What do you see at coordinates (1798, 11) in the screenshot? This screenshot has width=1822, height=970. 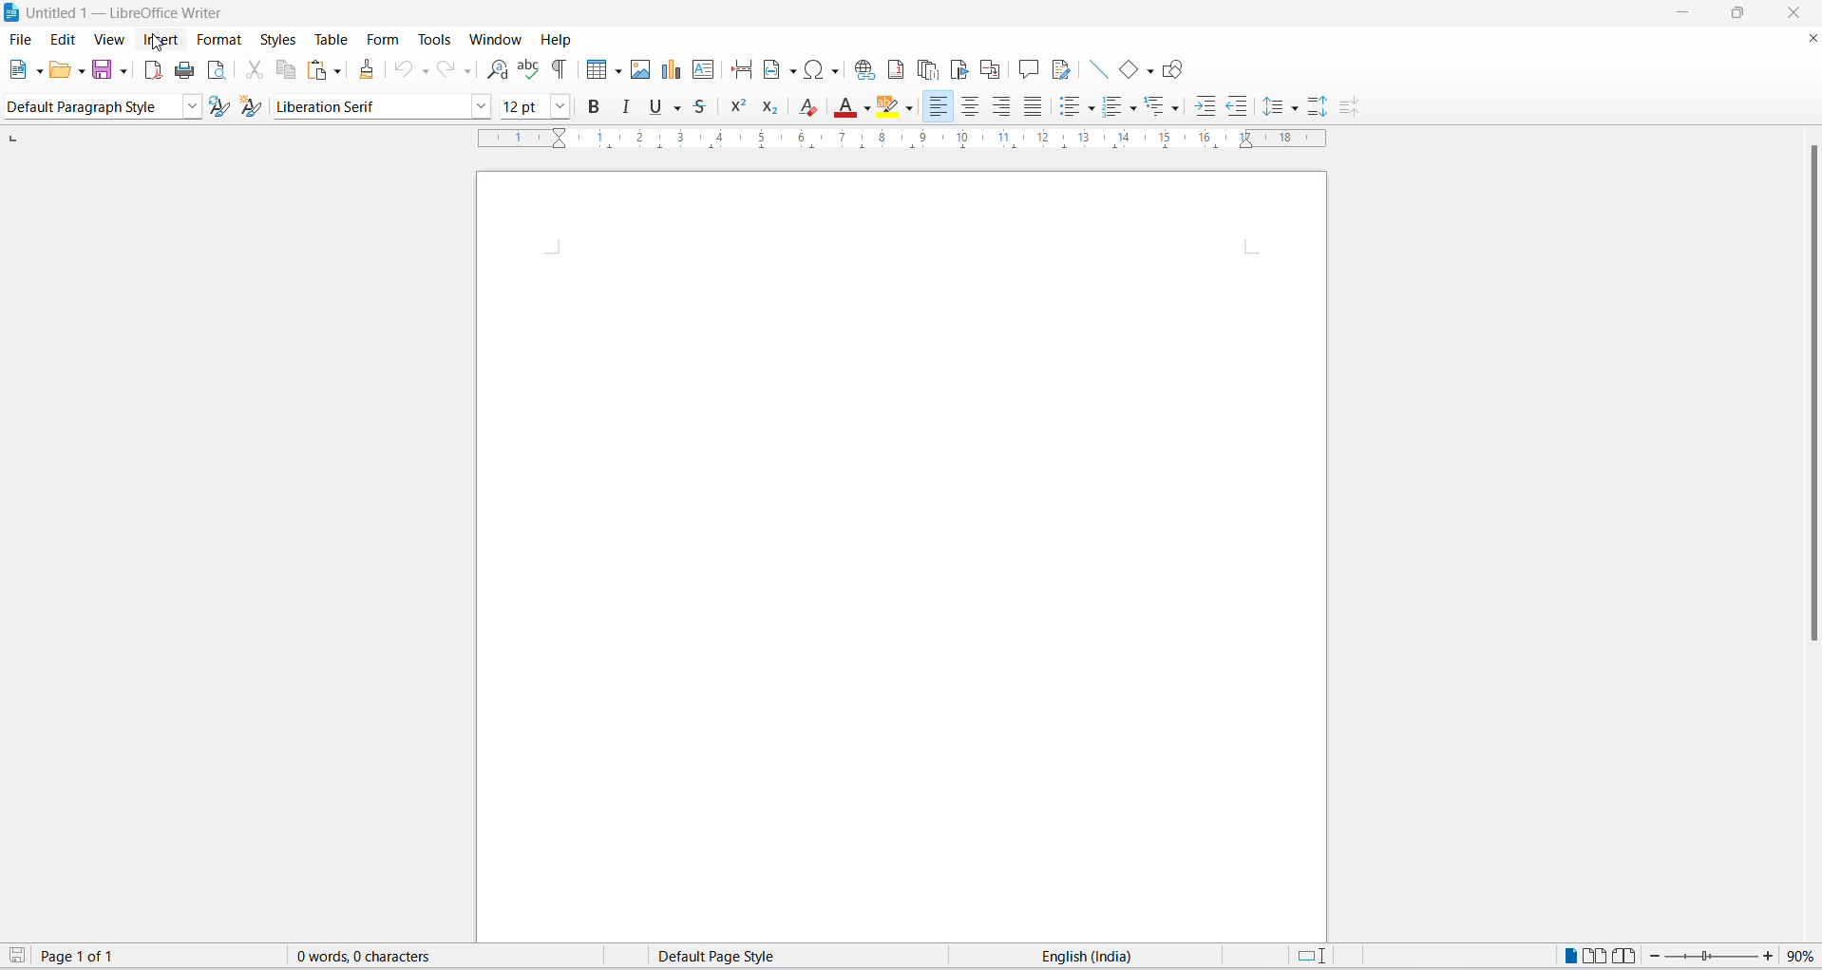 I see `` at bounding box center [1798, 11].